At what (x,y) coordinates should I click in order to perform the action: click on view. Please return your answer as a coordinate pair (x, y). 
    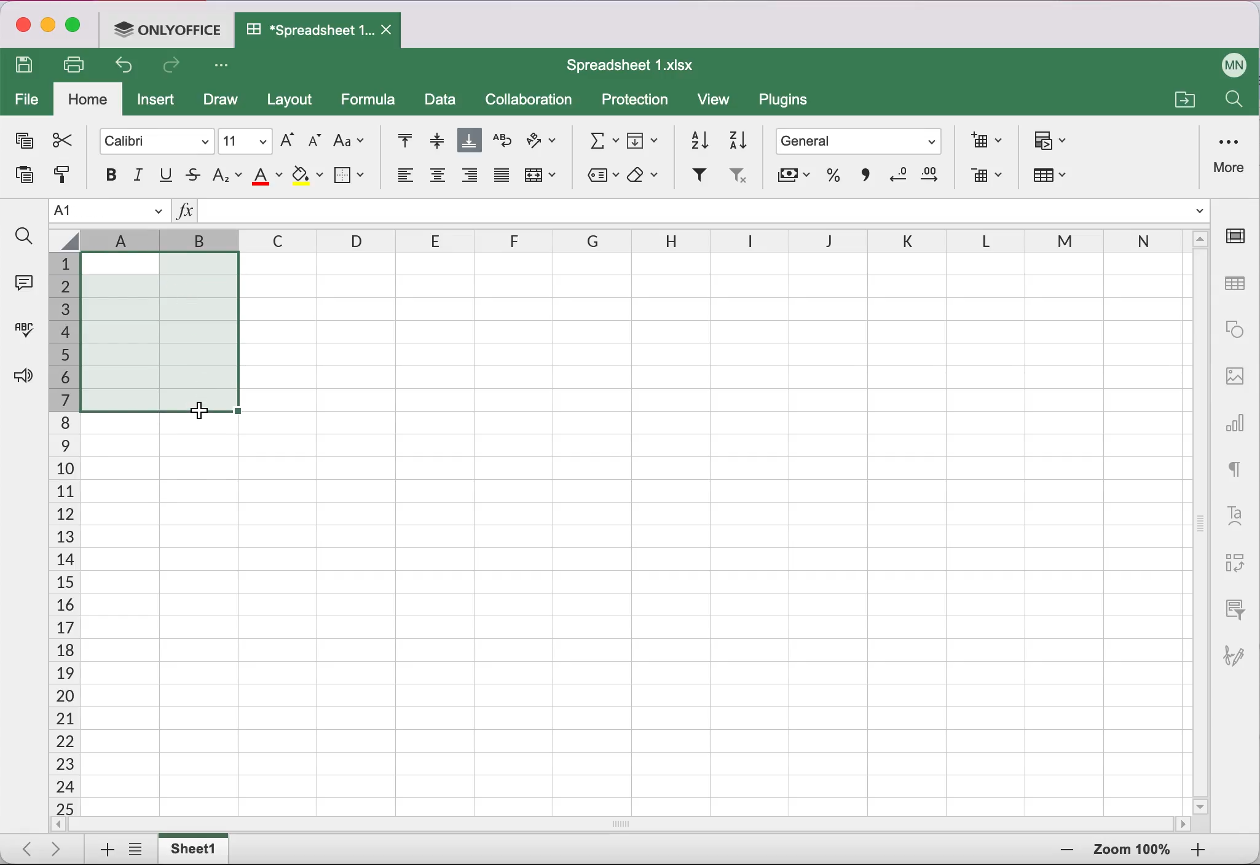
    Looking at the image, I should click on (719, 102).